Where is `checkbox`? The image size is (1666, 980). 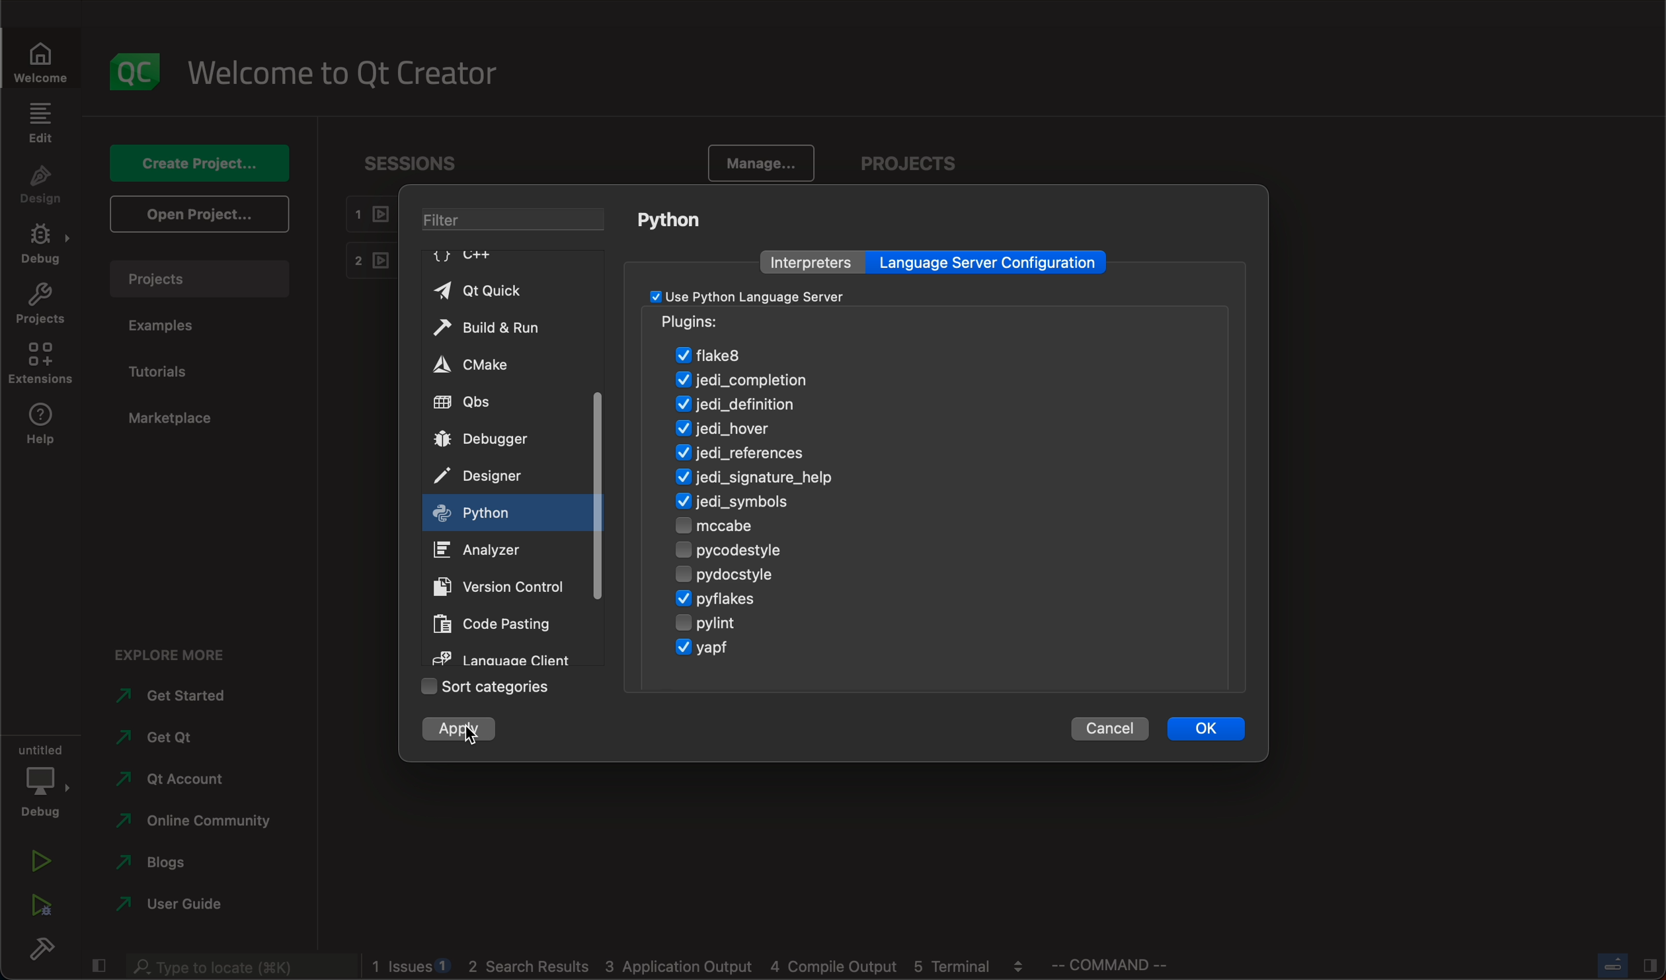
checkbox is located at coordinates (748, 298).